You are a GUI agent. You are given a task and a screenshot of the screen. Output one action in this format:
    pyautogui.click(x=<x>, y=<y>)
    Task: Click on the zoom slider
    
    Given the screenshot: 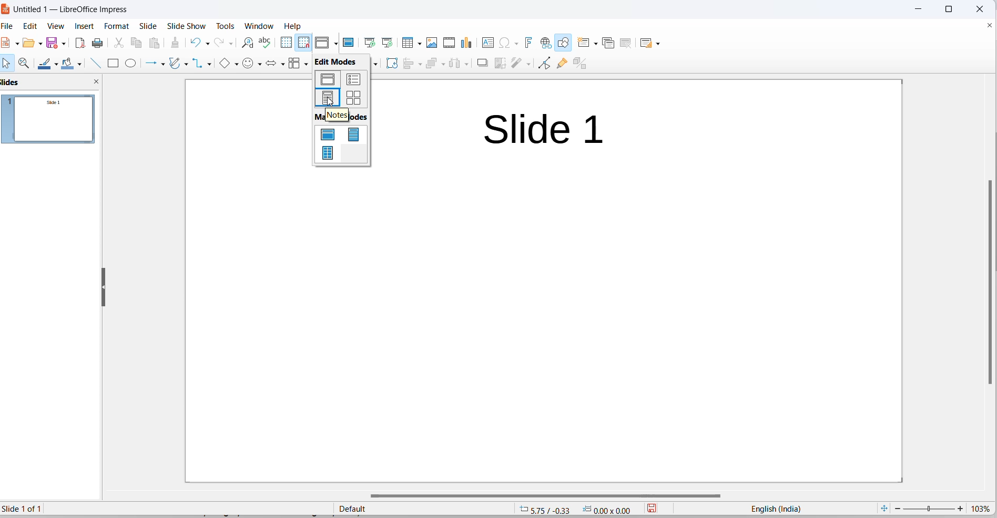 What is the action you would take?
    pyautogui.click(x=929, y=508)
    